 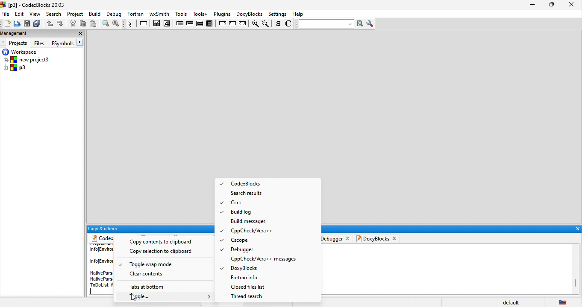 I want to click on FSymbols, so click(x=62, y=43).